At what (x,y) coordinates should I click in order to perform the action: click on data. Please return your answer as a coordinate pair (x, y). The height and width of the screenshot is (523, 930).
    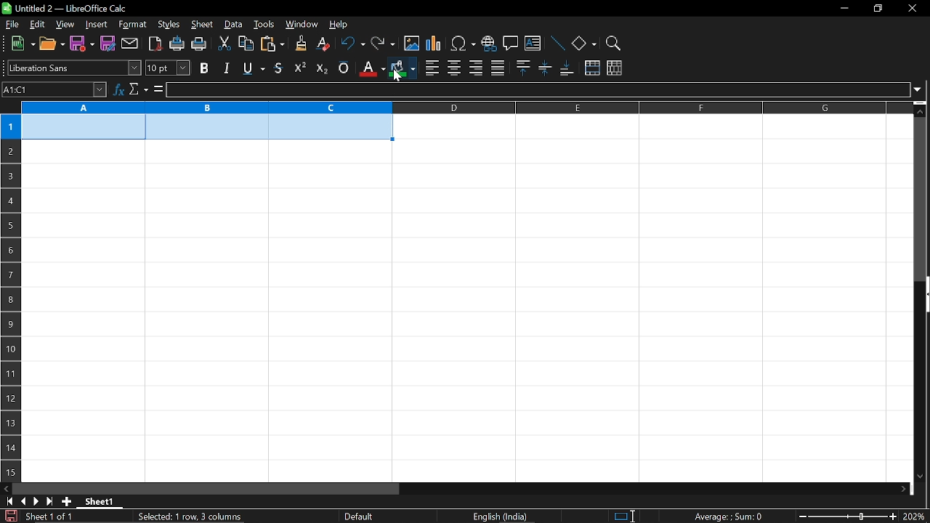
    Looking at the image, I should click on (234, 25).